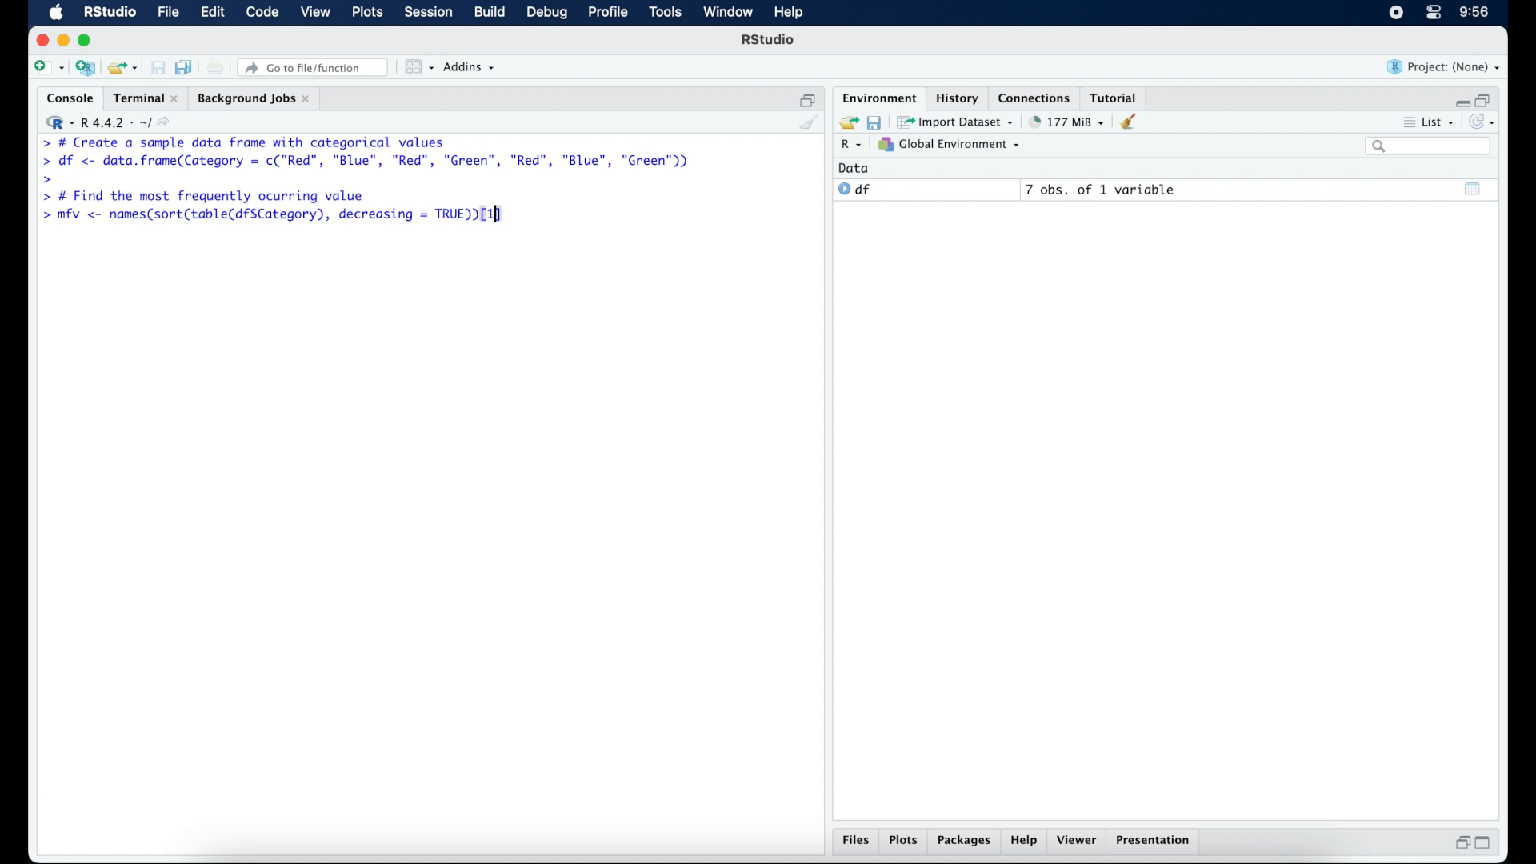  Describe the element at coordinates (856, 190) in the screenshot. I see `df` at that location.